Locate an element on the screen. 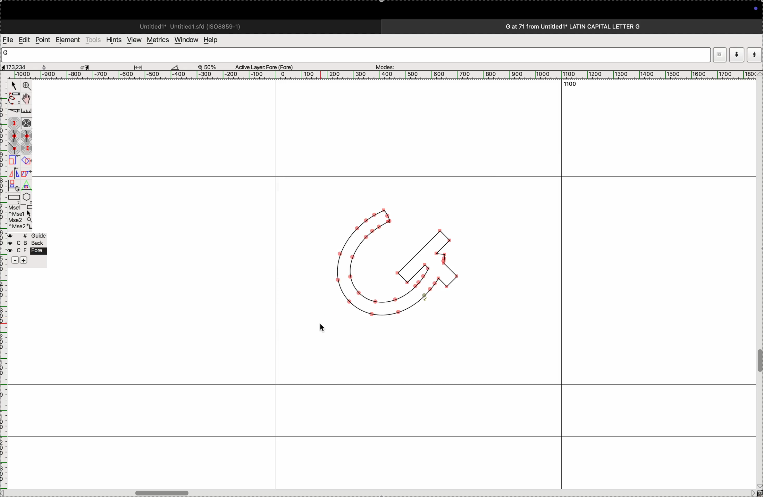 The image size is (763, 497). previous constraint point is located at coordinates (27, 148).